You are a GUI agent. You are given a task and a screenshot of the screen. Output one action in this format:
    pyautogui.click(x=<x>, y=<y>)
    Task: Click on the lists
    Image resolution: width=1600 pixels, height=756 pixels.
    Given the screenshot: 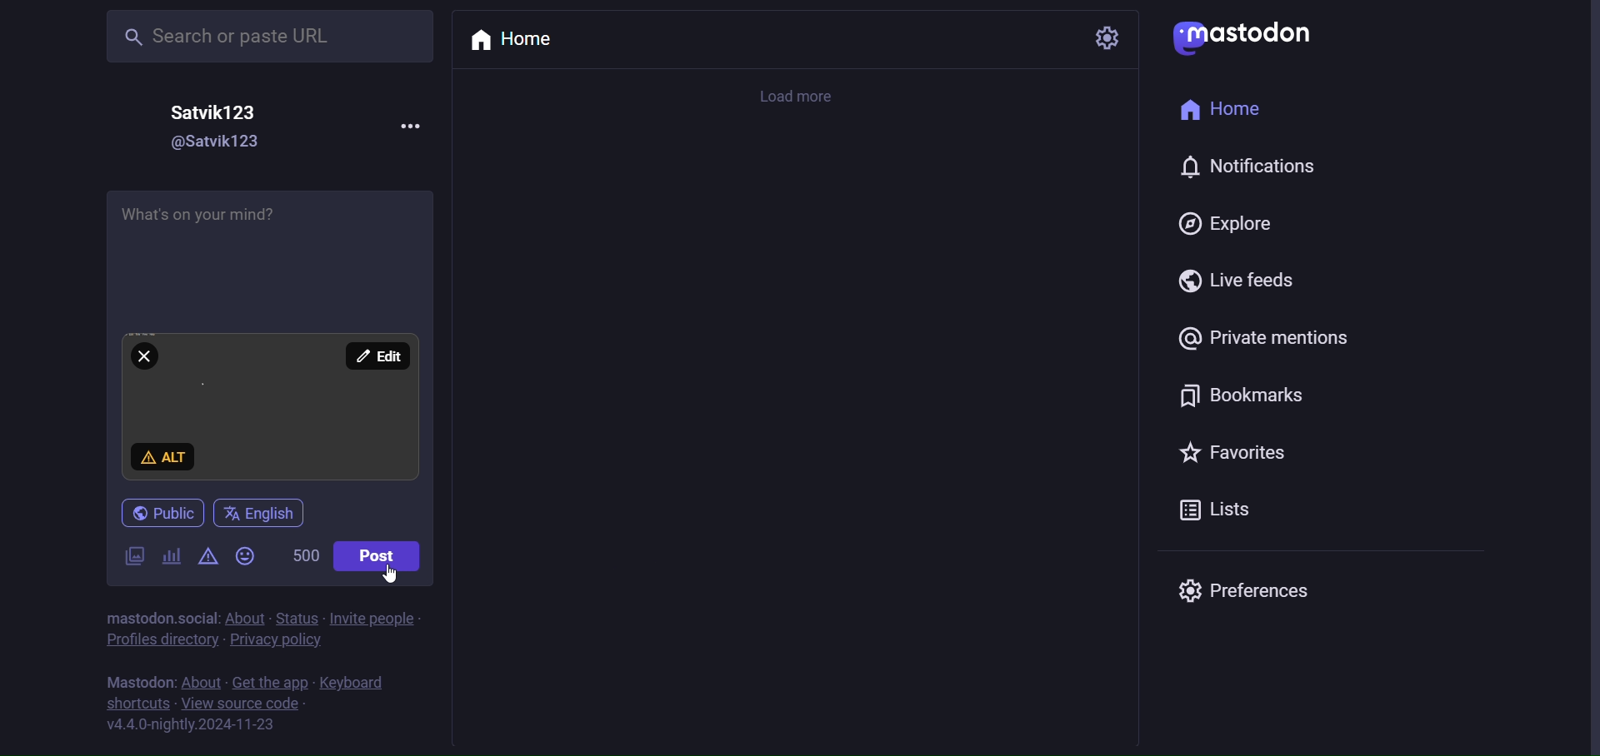 What is the action you would take?
    pyautogui.click(x=1217, y=512)
    